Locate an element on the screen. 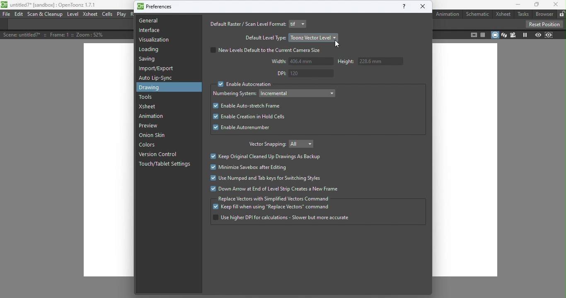 Image resolution: width=566 pixels, height=298 pixels. 3D view is located at coordinates (503, 34).